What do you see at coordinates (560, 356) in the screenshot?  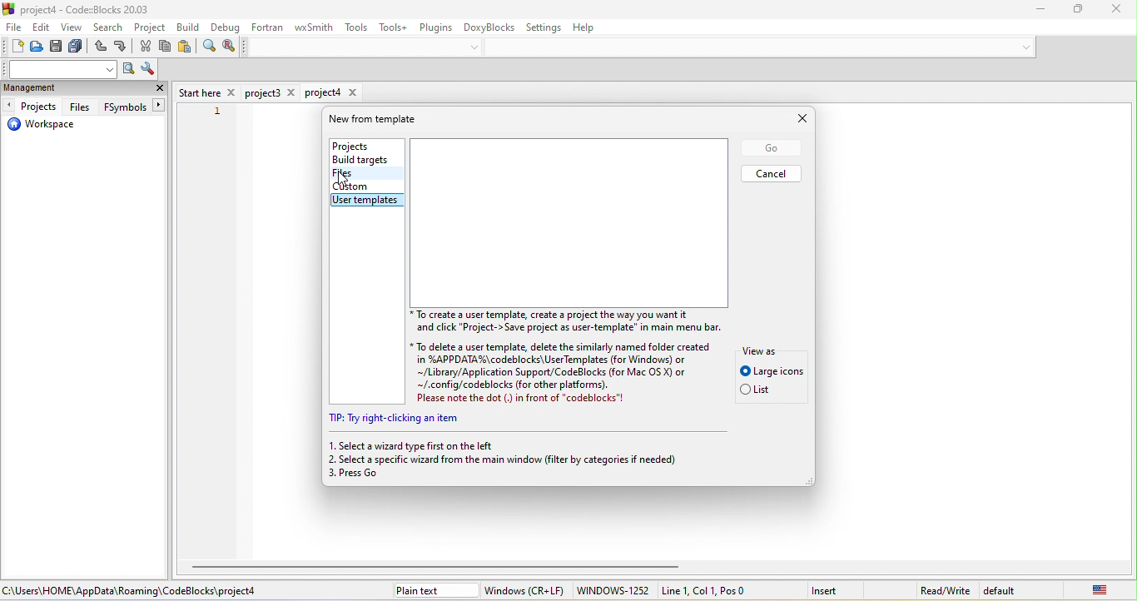 I see `text on user template` at bounding box center [560, 356].